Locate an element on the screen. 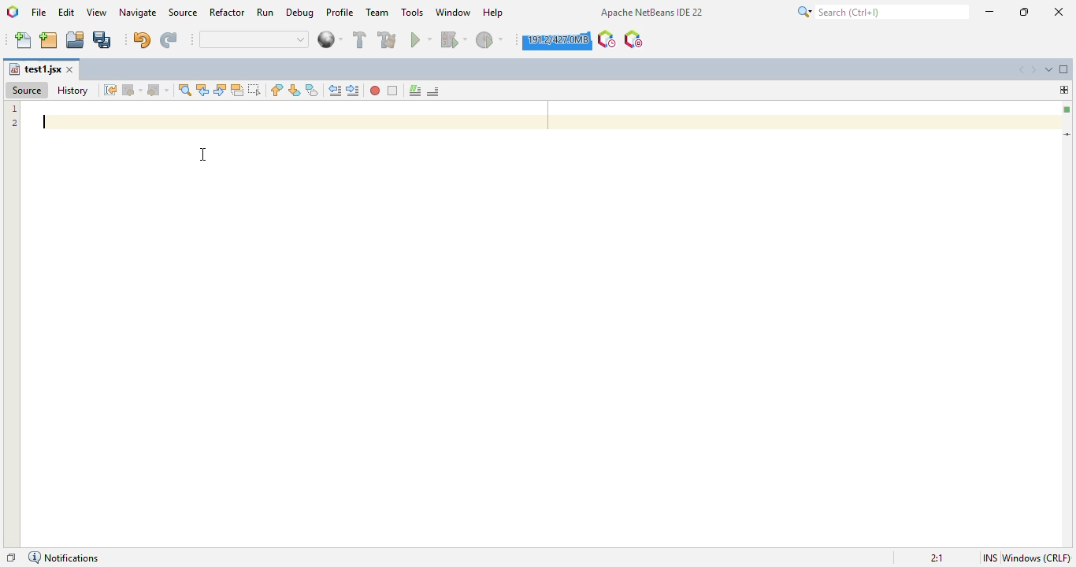 The width and height of the screenshot is (1076, 567). find selection is located at coordinates (185, 90).